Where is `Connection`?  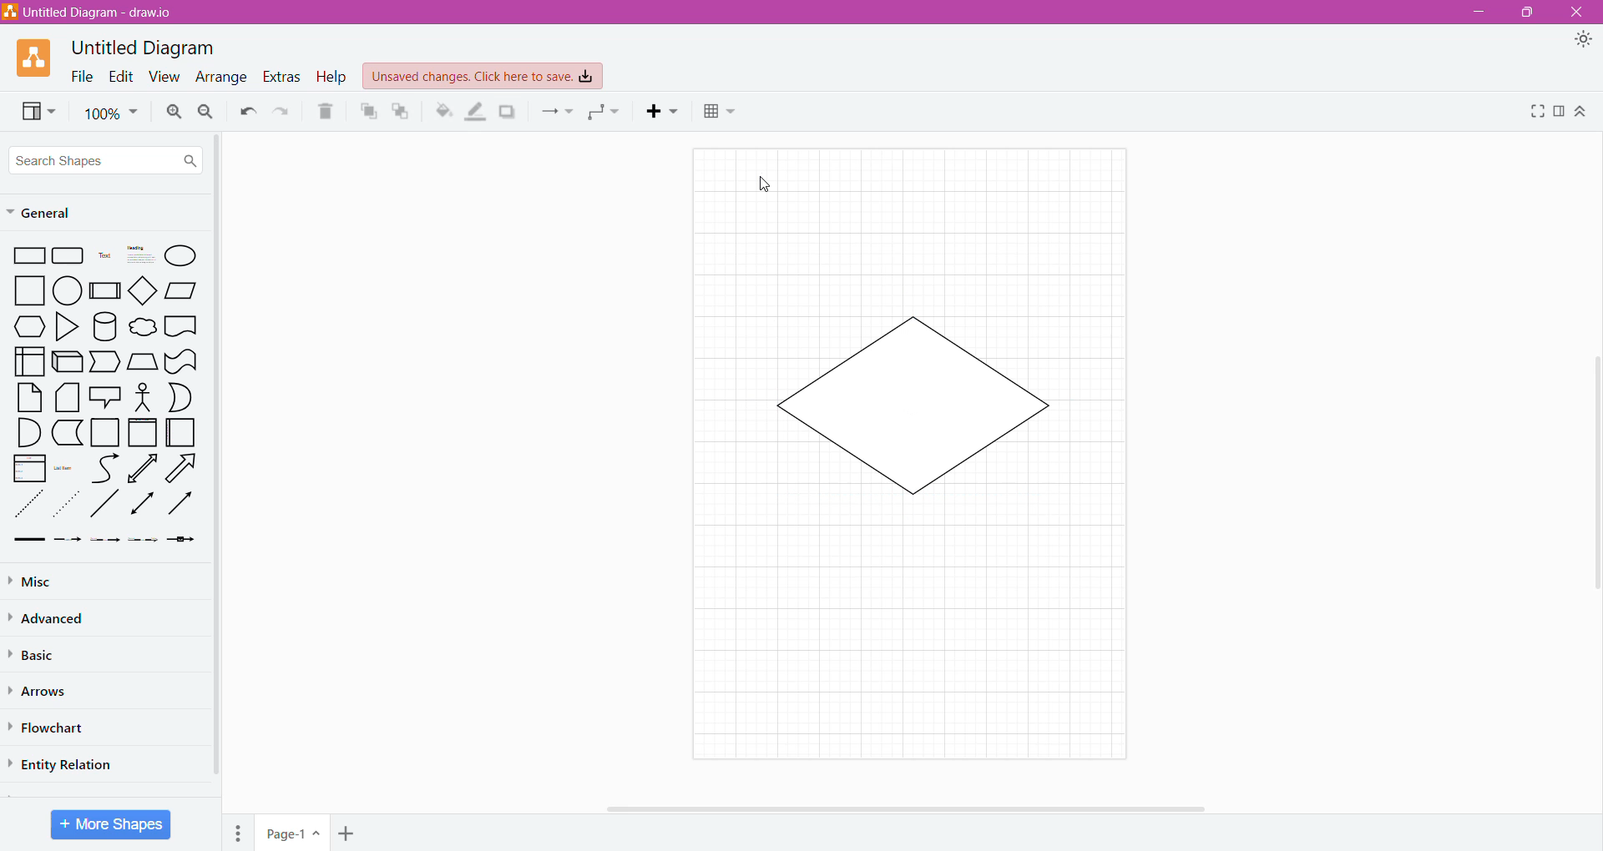 Connection is located at coordinates (557, 111).